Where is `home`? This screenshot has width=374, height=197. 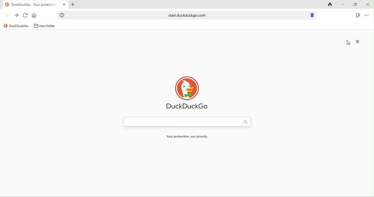 home is located at coordinates (37, 14).